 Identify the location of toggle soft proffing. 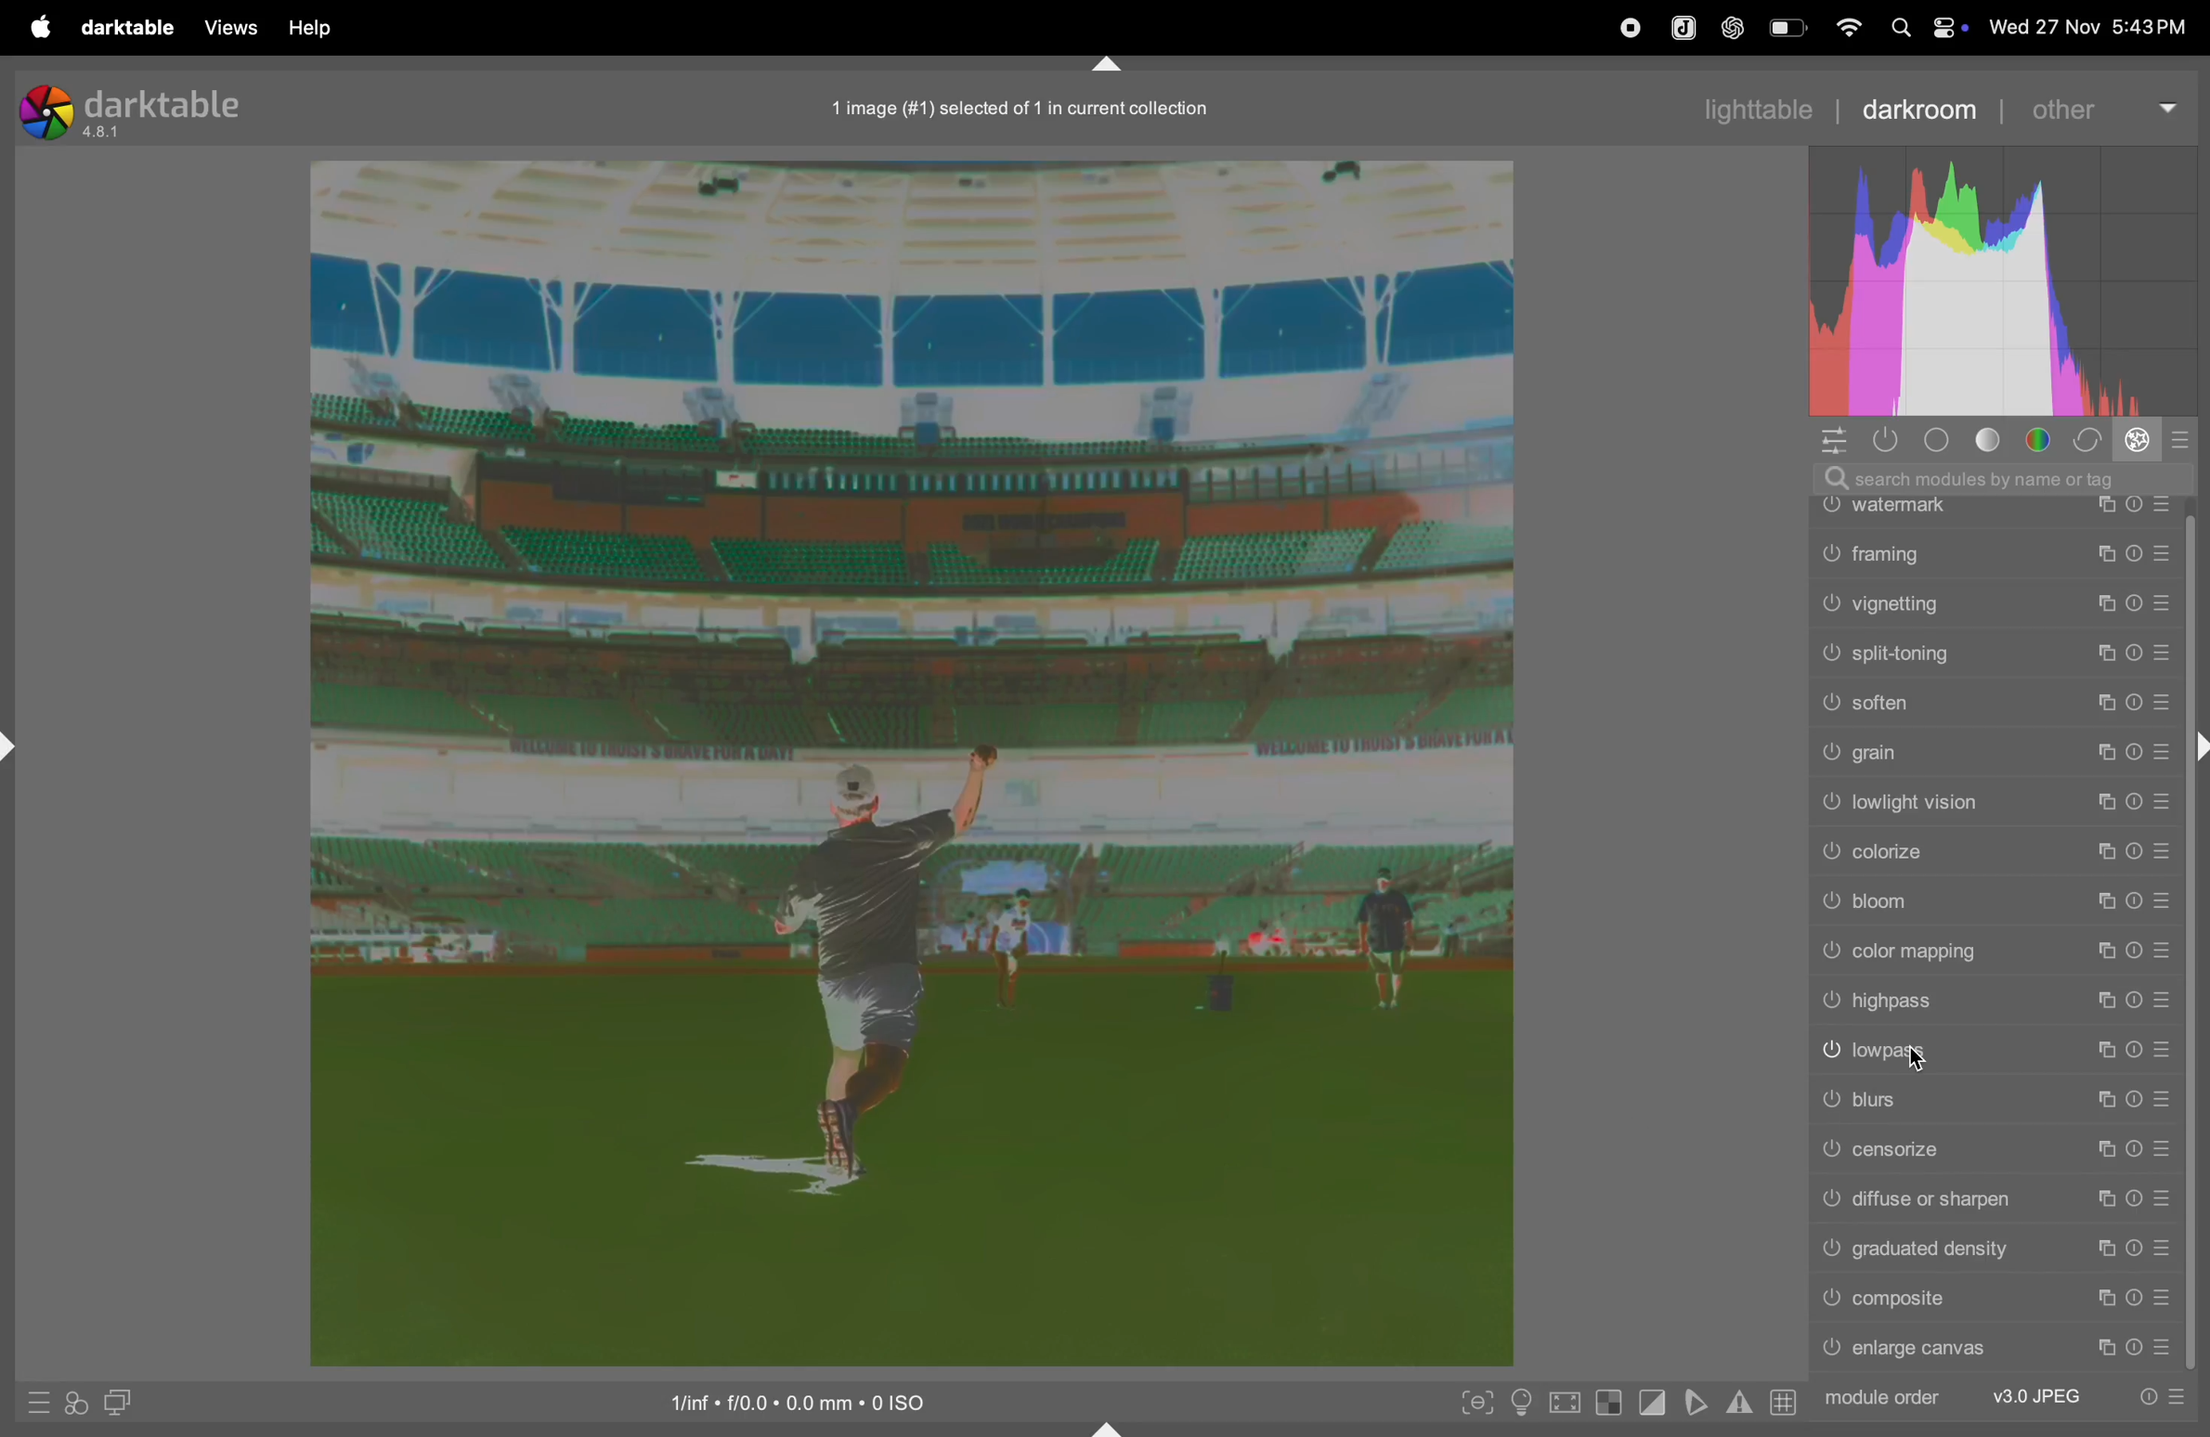
(1696, 1402).